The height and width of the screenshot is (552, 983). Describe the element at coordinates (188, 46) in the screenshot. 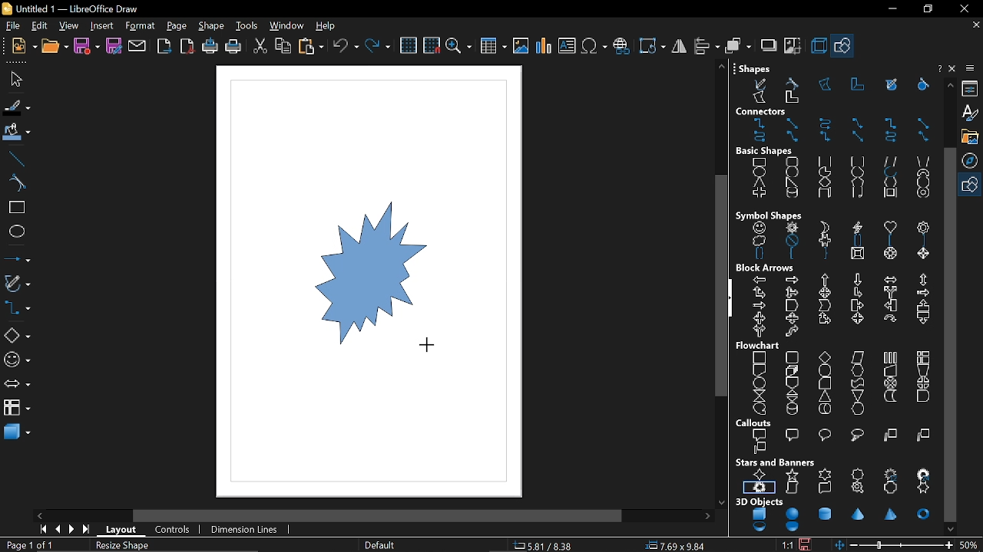

I see `export as pdf` at that location.